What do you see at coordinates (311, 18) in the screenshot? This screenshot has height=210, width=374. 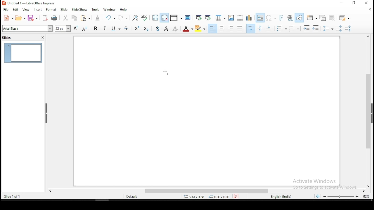 I see `new slide` at bounding box center [311, 18].